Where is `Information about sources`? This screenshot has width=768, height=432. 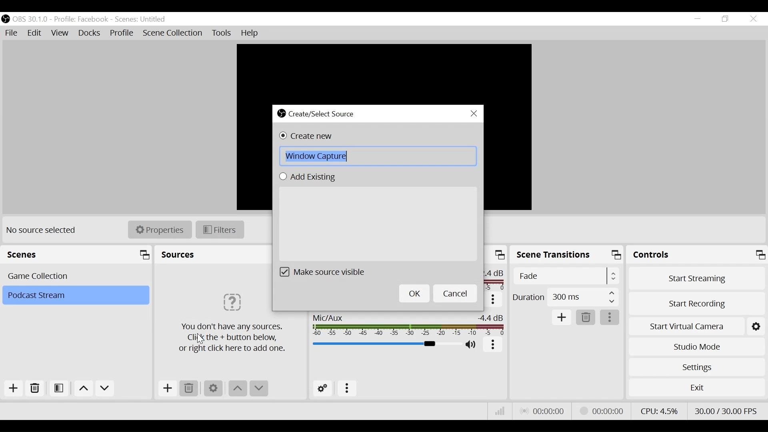 Information about sources is located at coordinates (234, 337).